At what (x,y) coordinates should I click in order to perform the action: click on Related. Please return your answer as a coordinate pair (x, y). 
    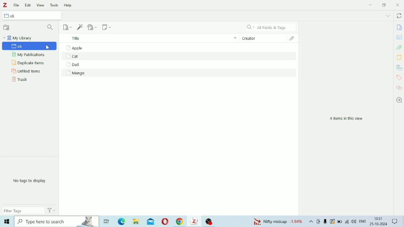
    Looking at the image, I should click on (400, 88).